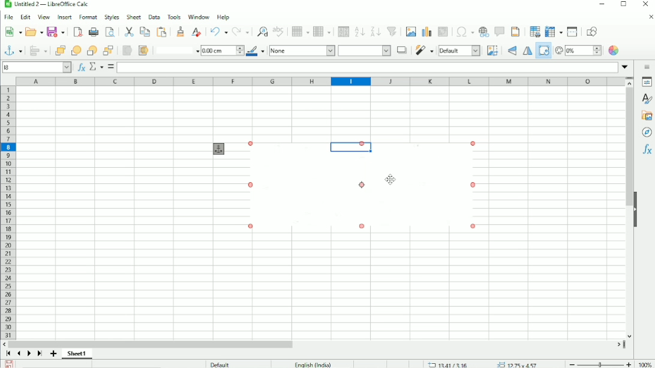 This screenshot has height=368, width=655. What do you see at coordinates (410, 32) in the screenshot?
I see `Insert image` at bounding box center [410, 32].